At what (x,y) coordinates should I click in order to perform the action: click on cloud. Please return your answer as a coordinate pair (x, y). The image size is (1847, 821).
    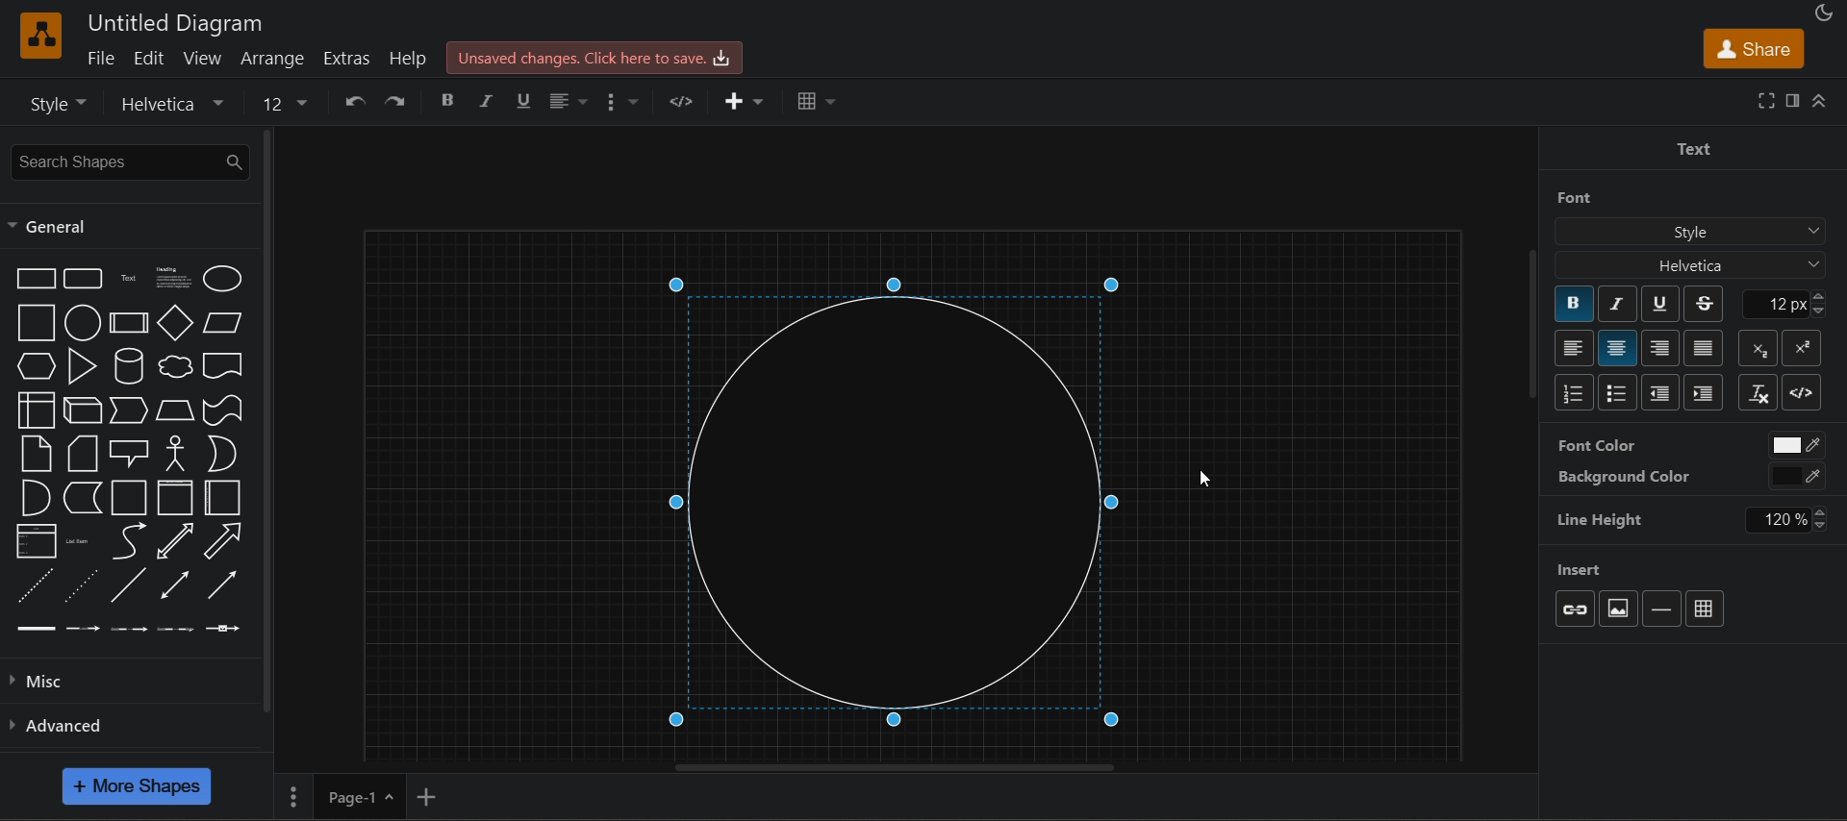
    Looking at the image, I should click on (177, 366).